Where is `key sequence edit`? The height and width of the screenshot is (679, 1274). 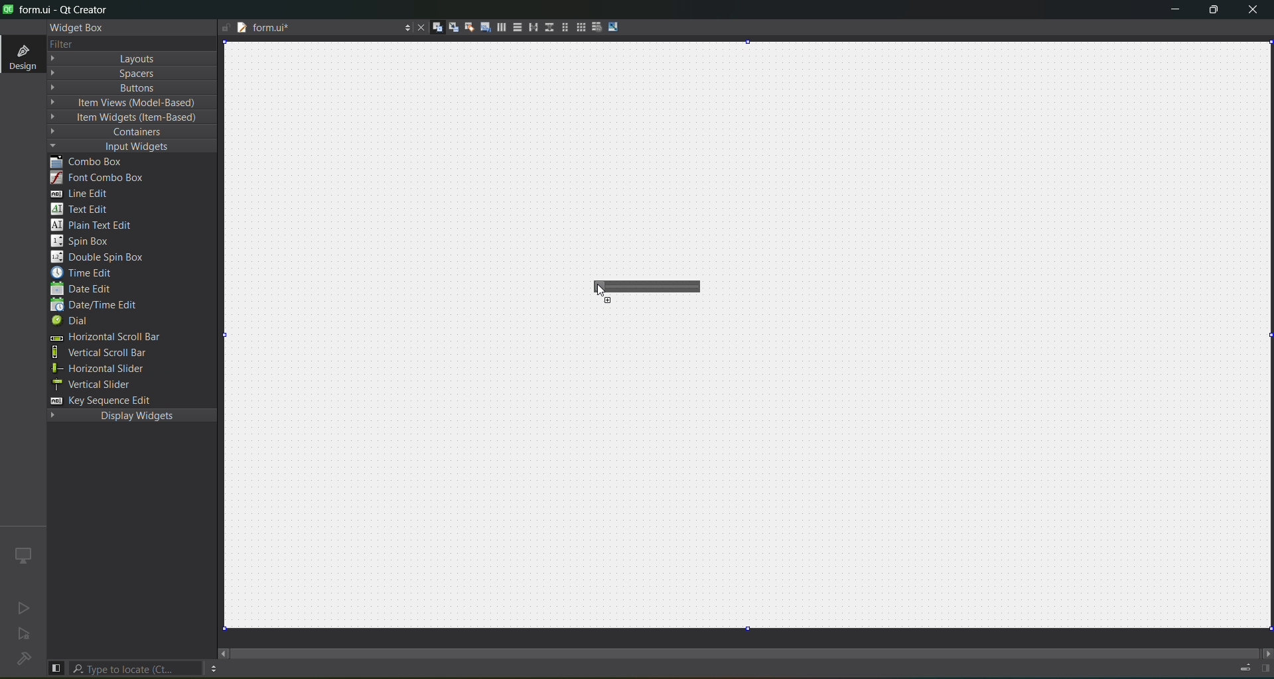 key sequence edit is located at coordinates (101, 399).